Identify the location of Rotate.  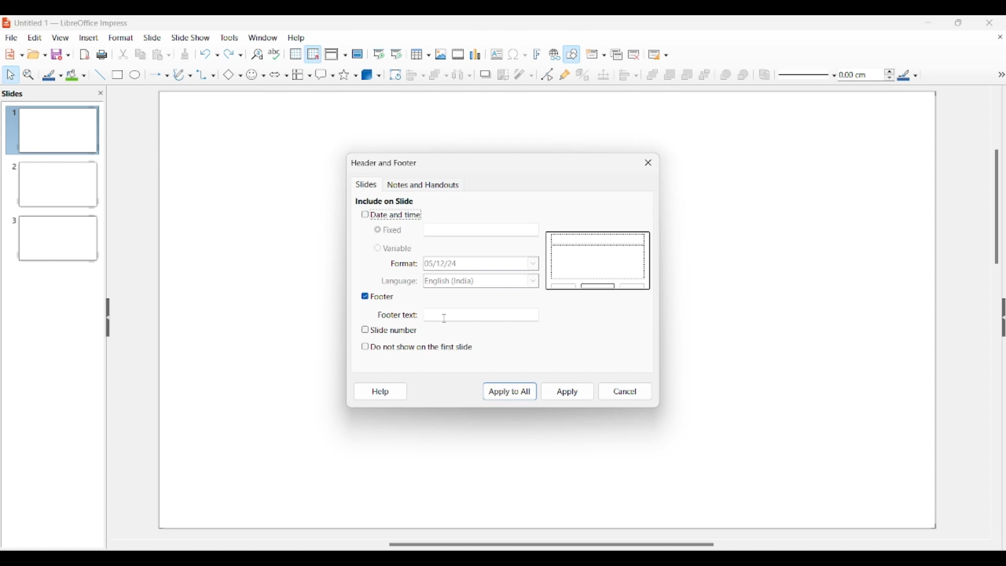
(396, 75).